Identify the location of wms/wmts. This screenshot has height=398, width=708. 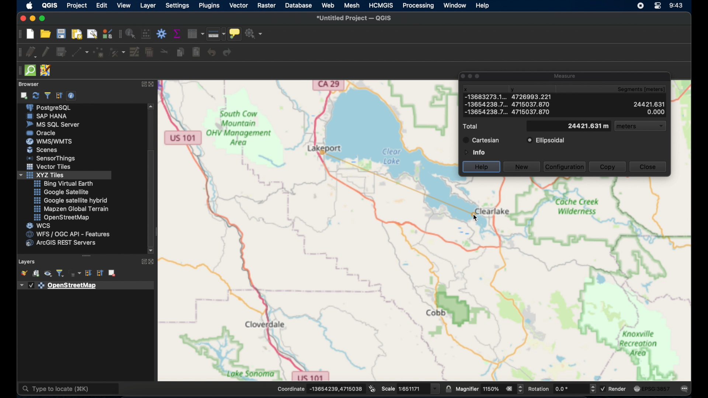
(50, 141).